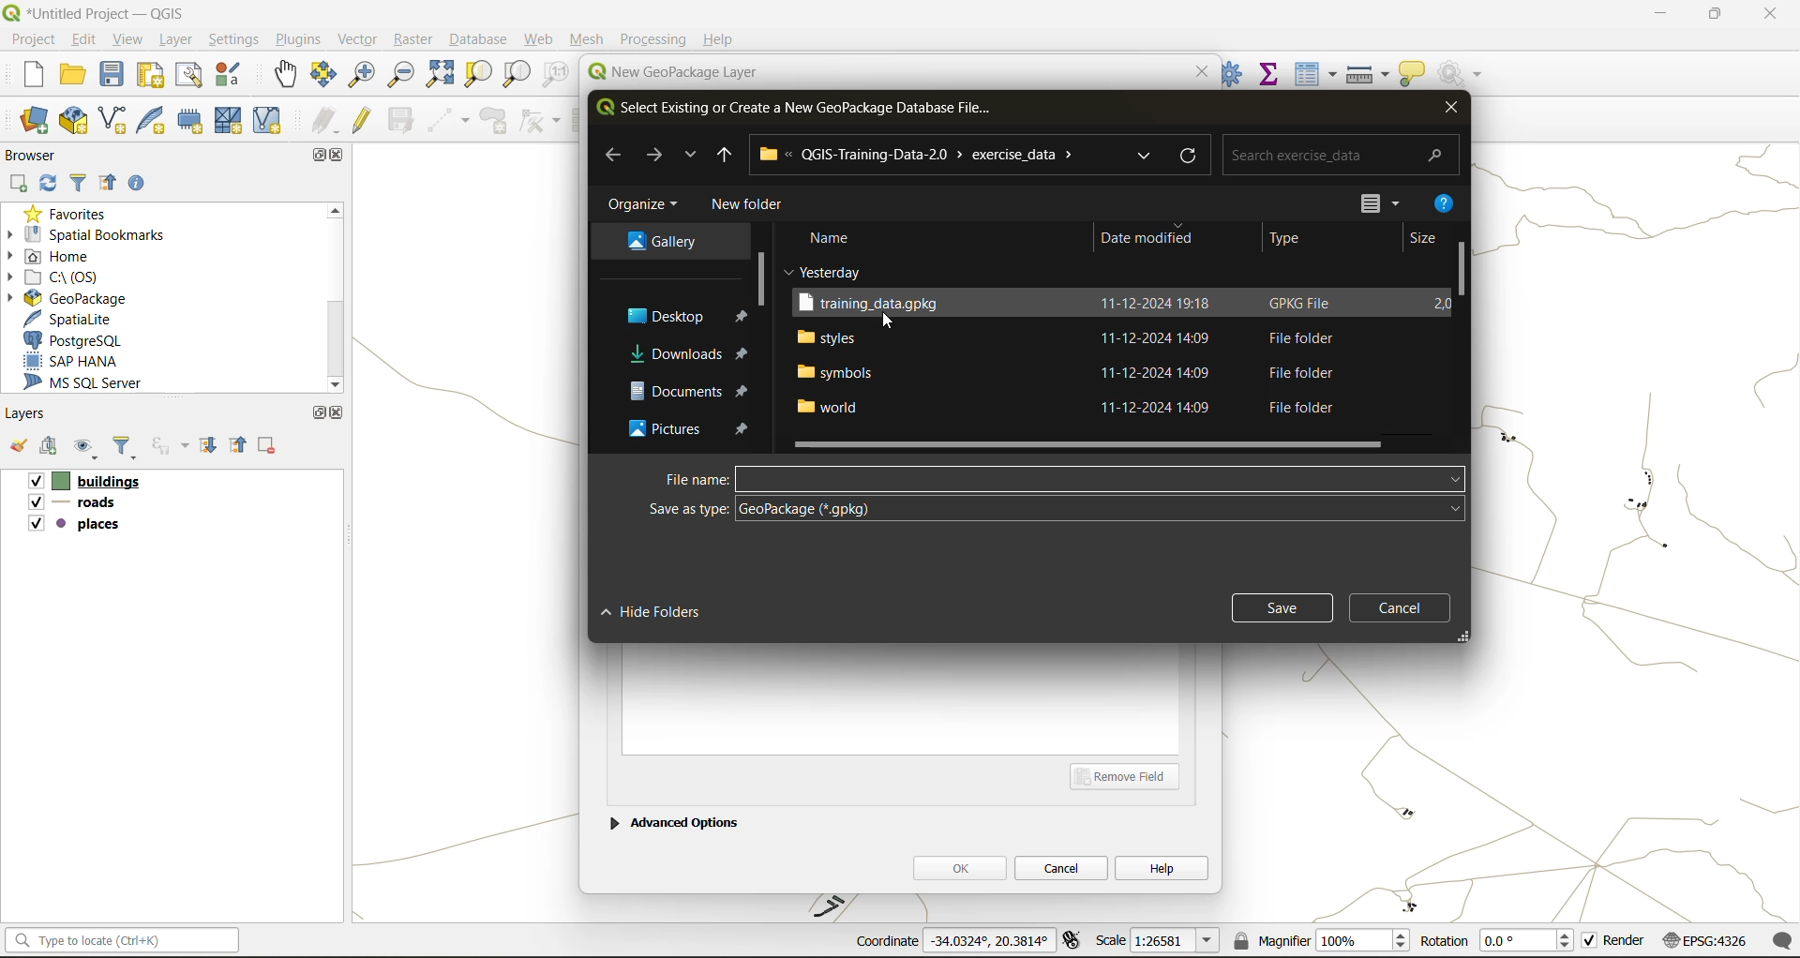  What do you see at coordinates (951, 942) in the screenshot?
I see `coordinates` at bounding box center [951, 942].